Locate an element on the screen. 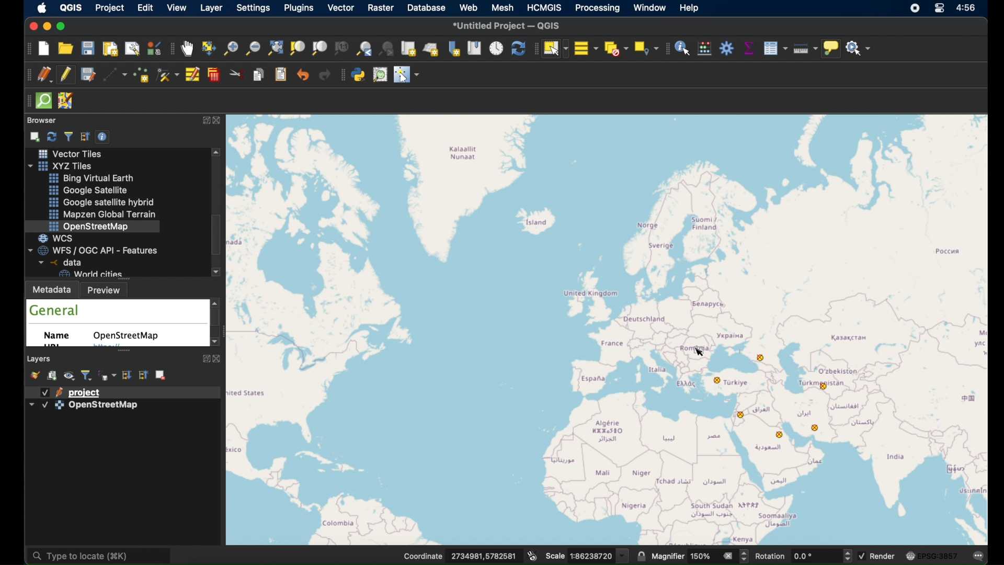 The width and height of the screenshot is (1004, 565). preview is located at coordinates (107, 290).